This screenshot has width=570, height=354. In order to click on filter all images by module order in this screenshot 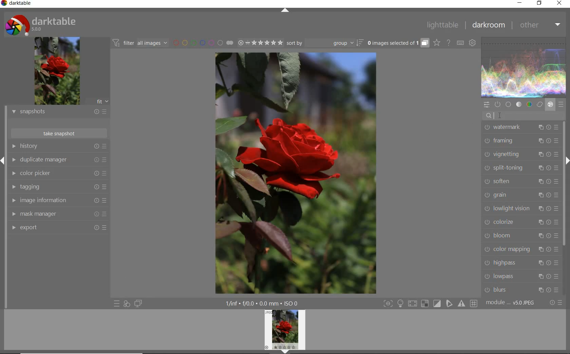, I will do `click(139, 43)`.